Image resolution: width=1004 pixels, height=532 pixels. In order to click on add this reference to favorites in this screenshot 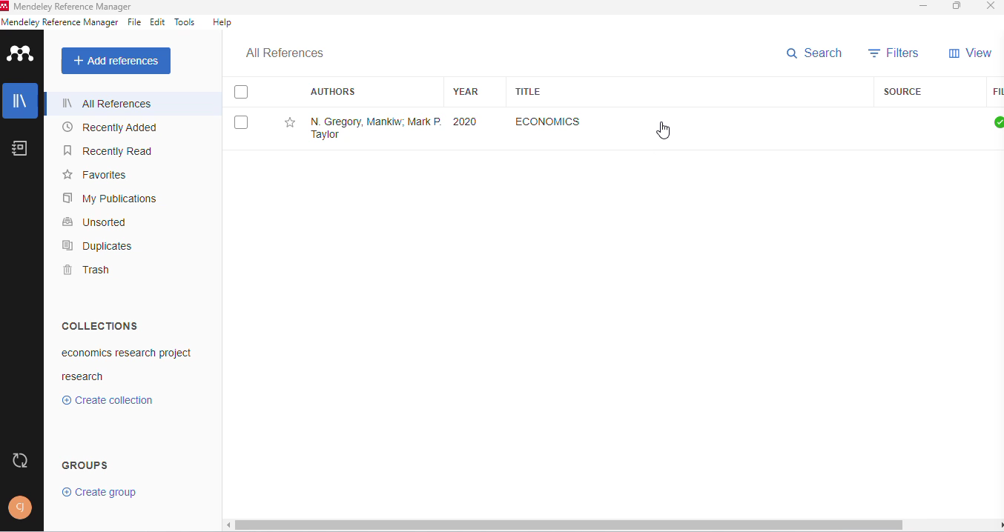, I will do `click(291, 123)`.